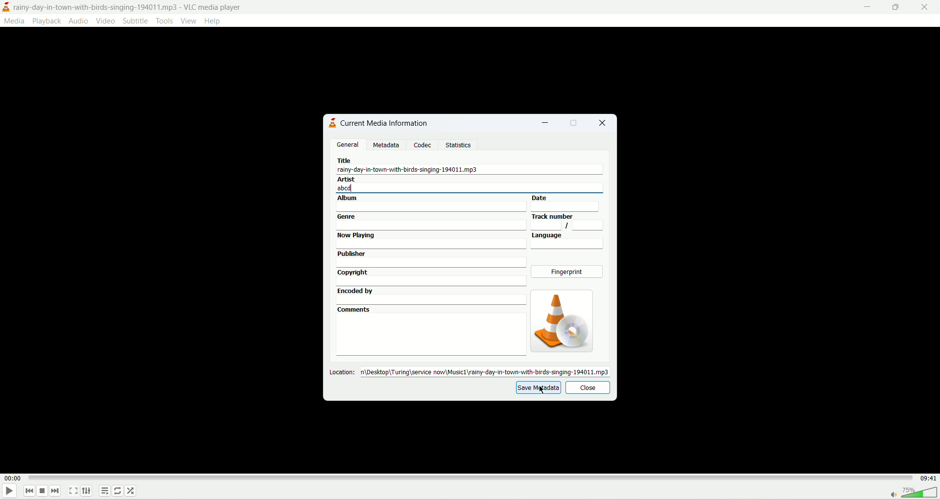  What do you see at coordinates (131, 7) in the screenshot?
I see `title` at bounding box center [131, 7].